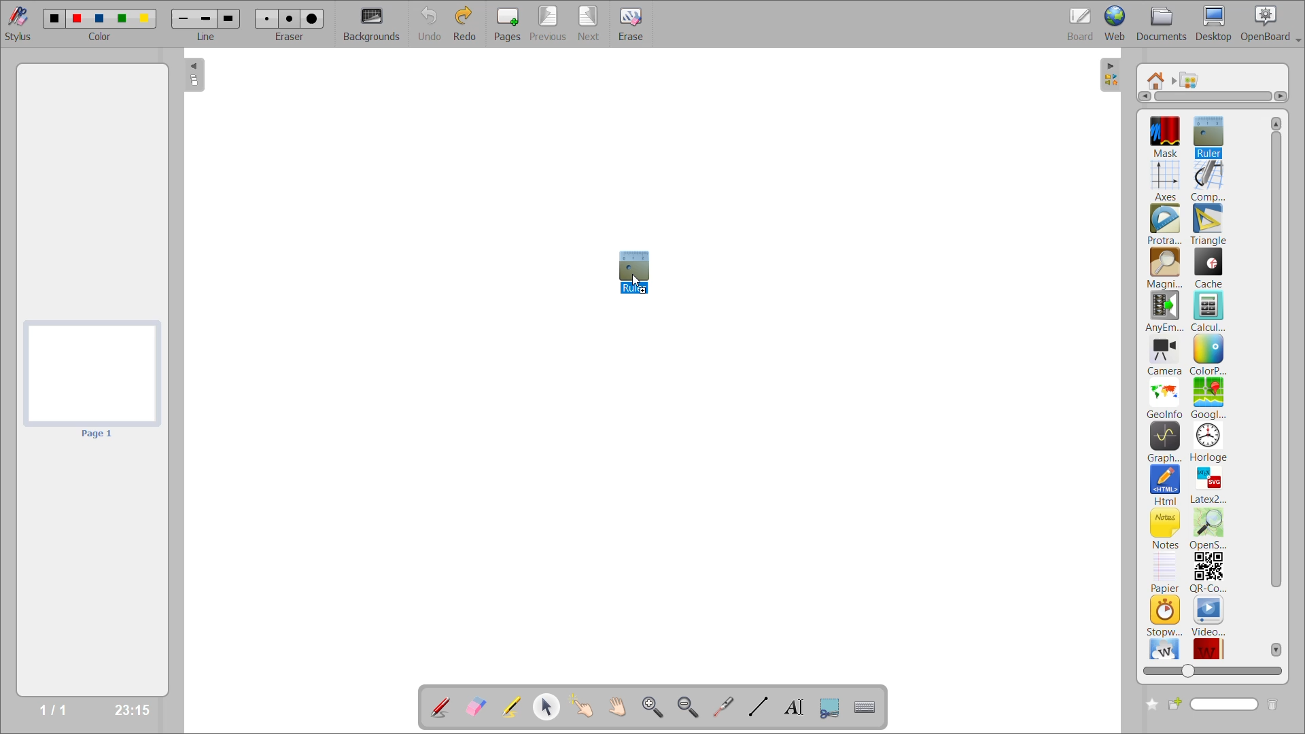 The height and width of the screenshot is (734, 1305). I want to click on scroll page, so click(618, 705).